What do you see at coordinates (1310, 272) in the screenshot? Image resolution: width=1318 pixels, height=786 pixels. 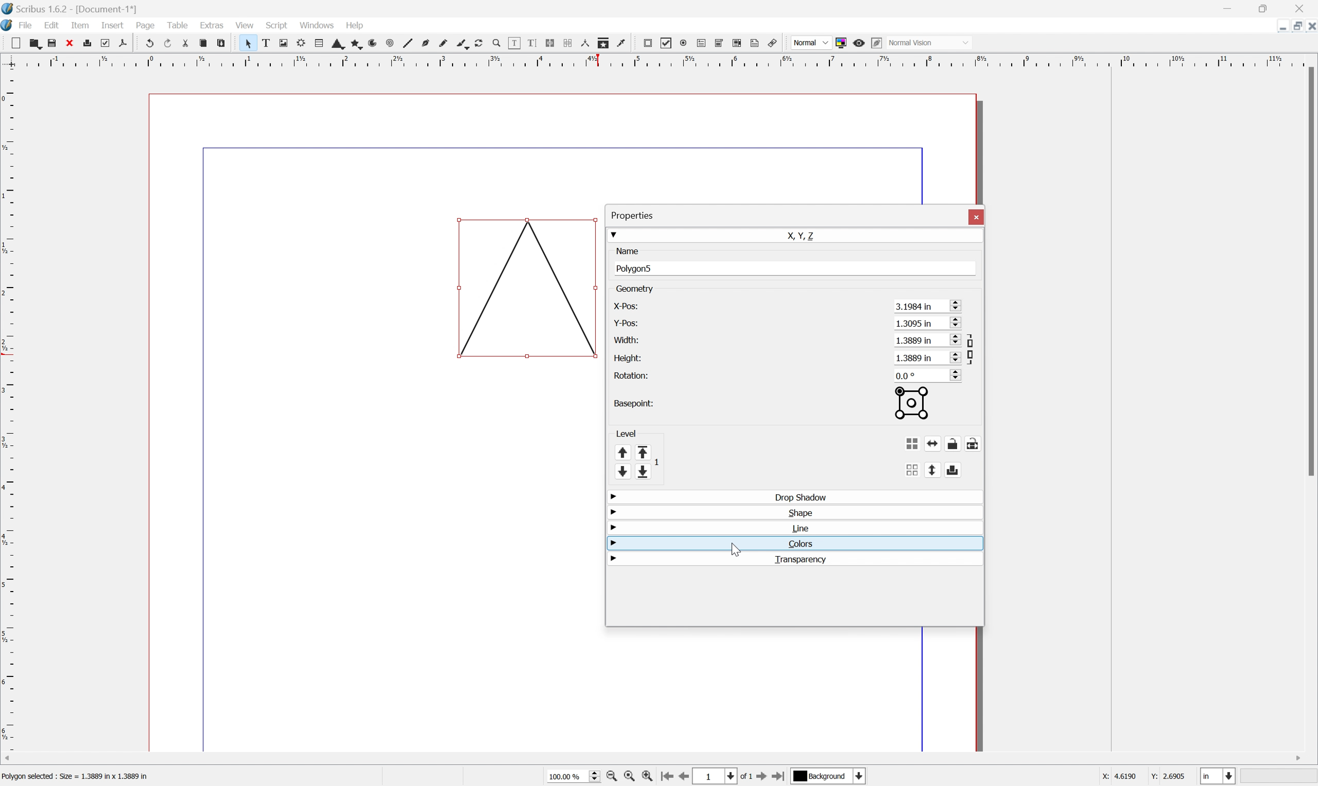 I see `Scroll Bar` at bounding box center [1310, 272].